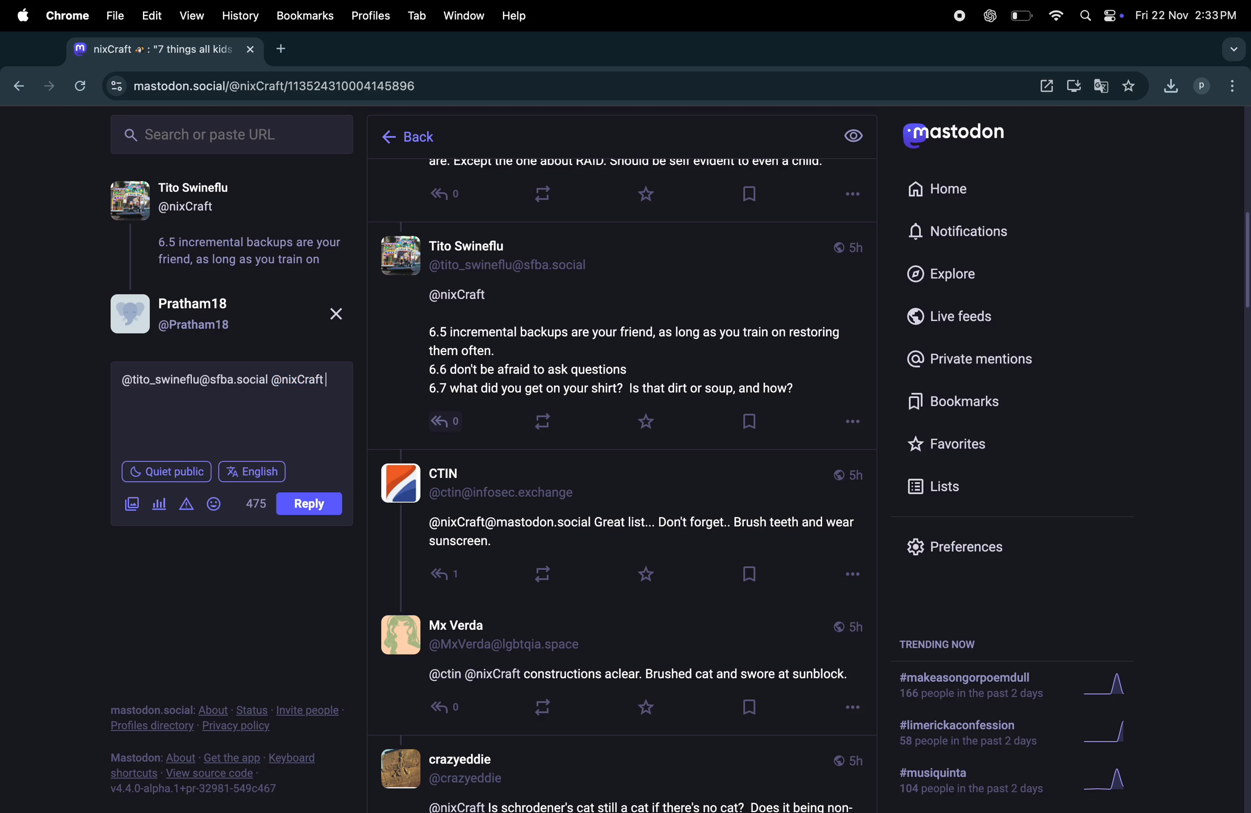 The height and width of the screenshot is (813, 1251). What do you see at coordinates (946, 645) in the screenshot?
I see `tending now` at bounding box center [946, 645].